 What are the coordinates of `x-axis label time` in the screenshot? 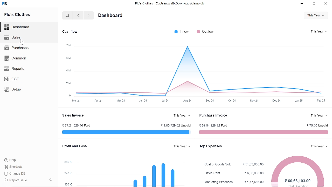 It's located at (200, 101).